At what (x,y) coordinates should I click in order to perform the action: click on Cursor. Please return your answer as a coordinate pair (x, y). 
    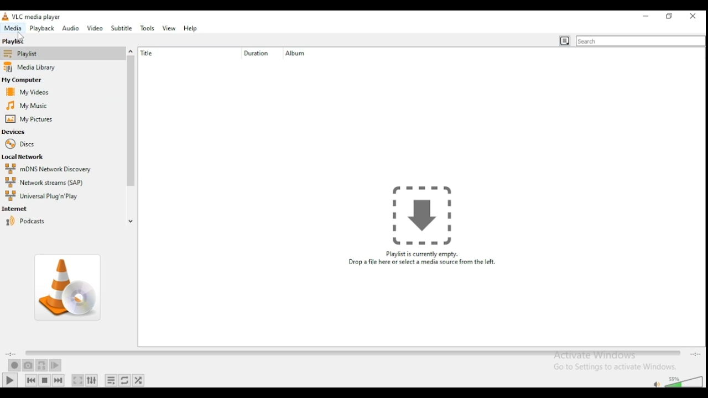
    Looking at the image, I should click on (22, 36).